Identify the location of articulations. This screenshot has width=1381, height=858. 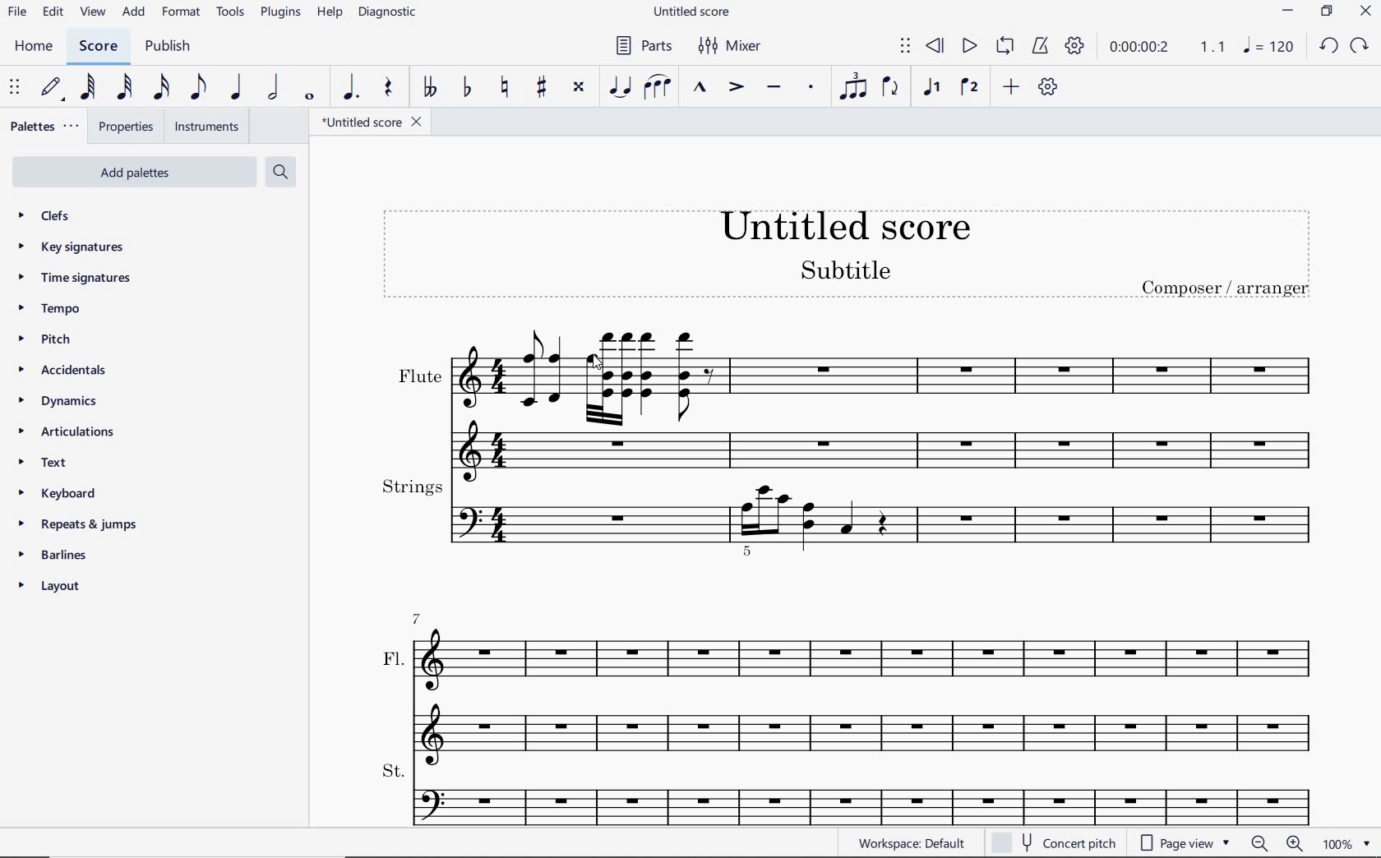
(76, 432).